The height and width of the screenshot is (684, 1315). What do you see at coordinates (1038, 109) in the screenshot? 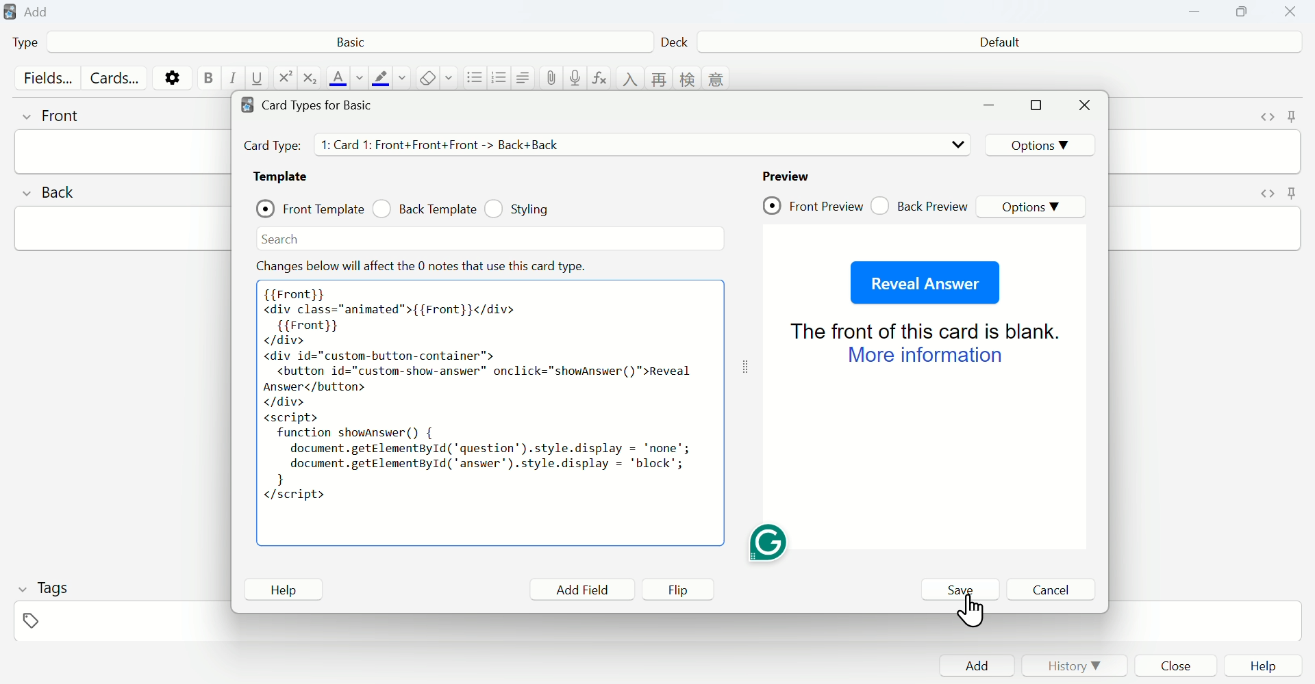
I see `maximize` at bounding box center [1038, 109].